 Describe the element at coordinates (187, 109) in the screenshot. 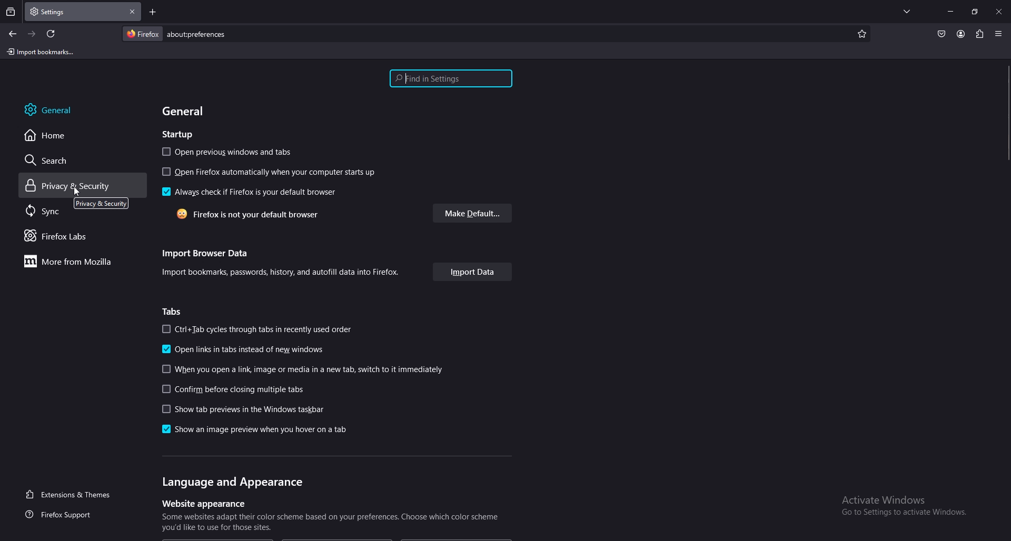

I see `general` at that location.